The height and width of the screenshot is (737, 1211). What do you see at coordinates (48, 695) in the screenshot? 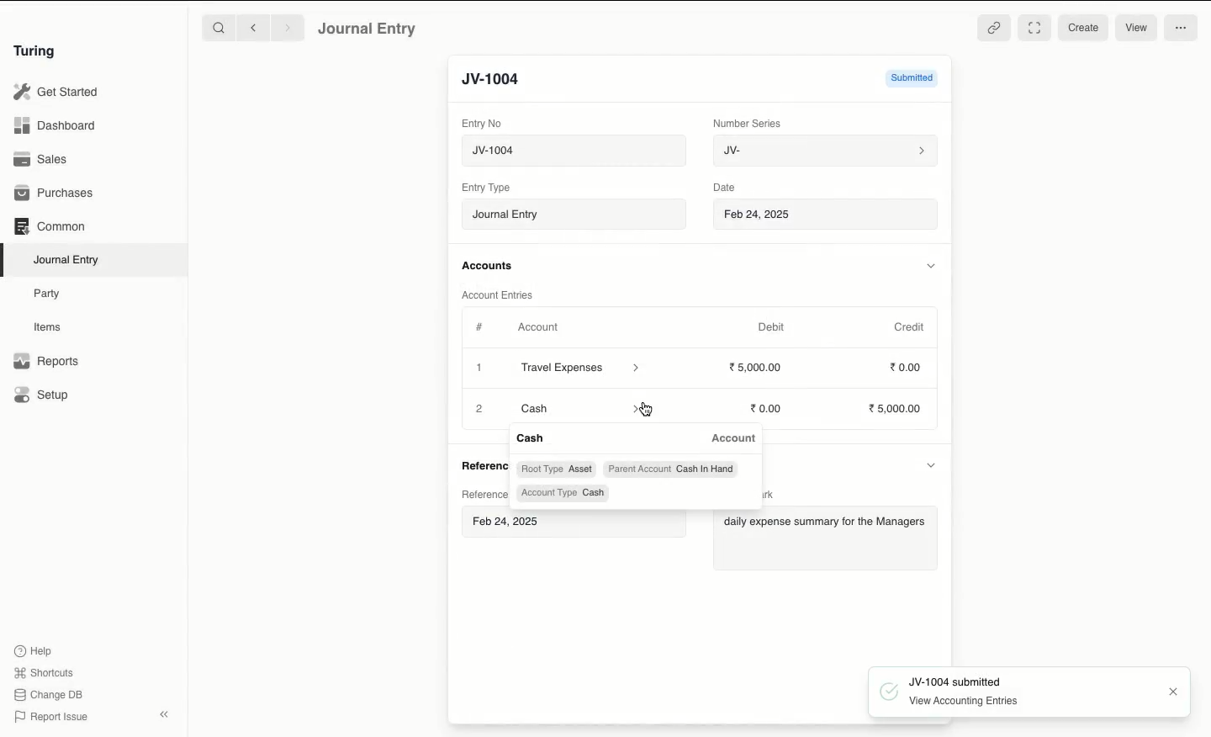
I see `Change DB` at bounding box center [48, 695].